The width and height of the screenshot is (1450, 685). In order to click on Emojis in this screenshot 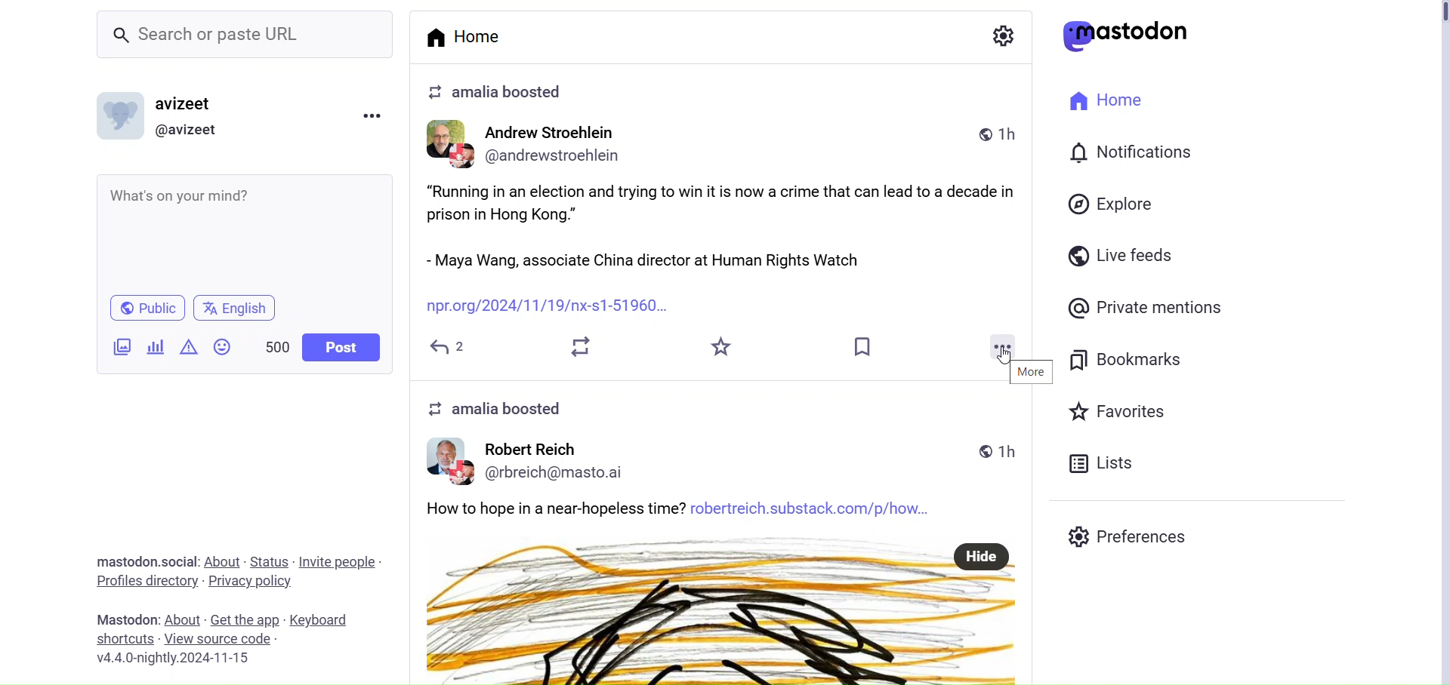, I will do `click(224, 346)`.